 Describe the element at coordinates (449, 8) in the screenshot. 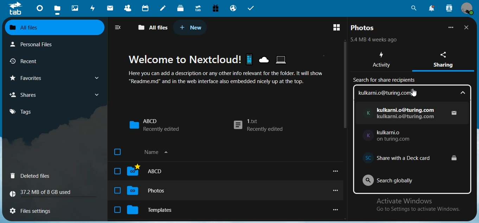

I see `search contacts` at that location.